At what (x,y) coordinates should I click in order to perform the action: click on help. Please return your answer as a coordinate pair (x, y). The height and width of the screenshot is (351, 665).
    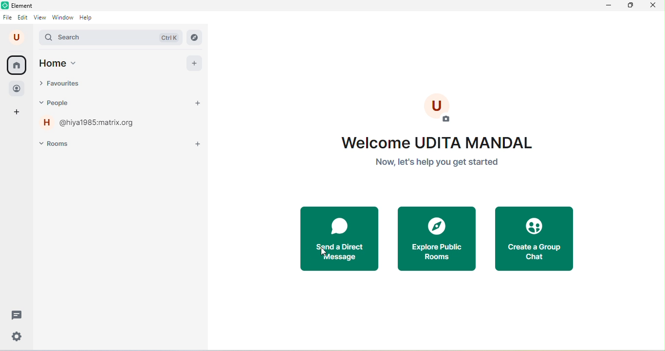
    Looking at the image, I should click on (89, 18).